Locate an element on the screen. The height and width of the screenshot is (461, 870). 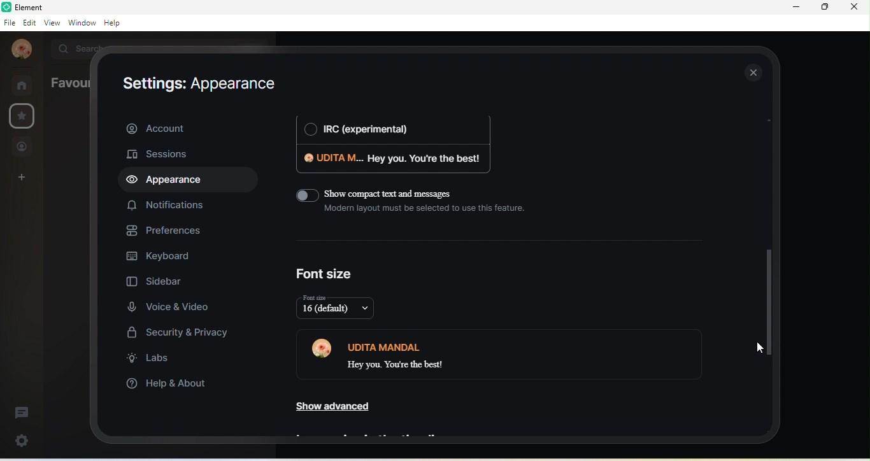
quick settings is located at coordinates (24, 439).